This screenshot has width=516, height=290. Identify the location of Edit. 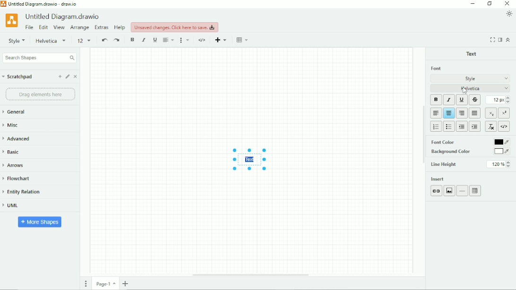
(68, 77).